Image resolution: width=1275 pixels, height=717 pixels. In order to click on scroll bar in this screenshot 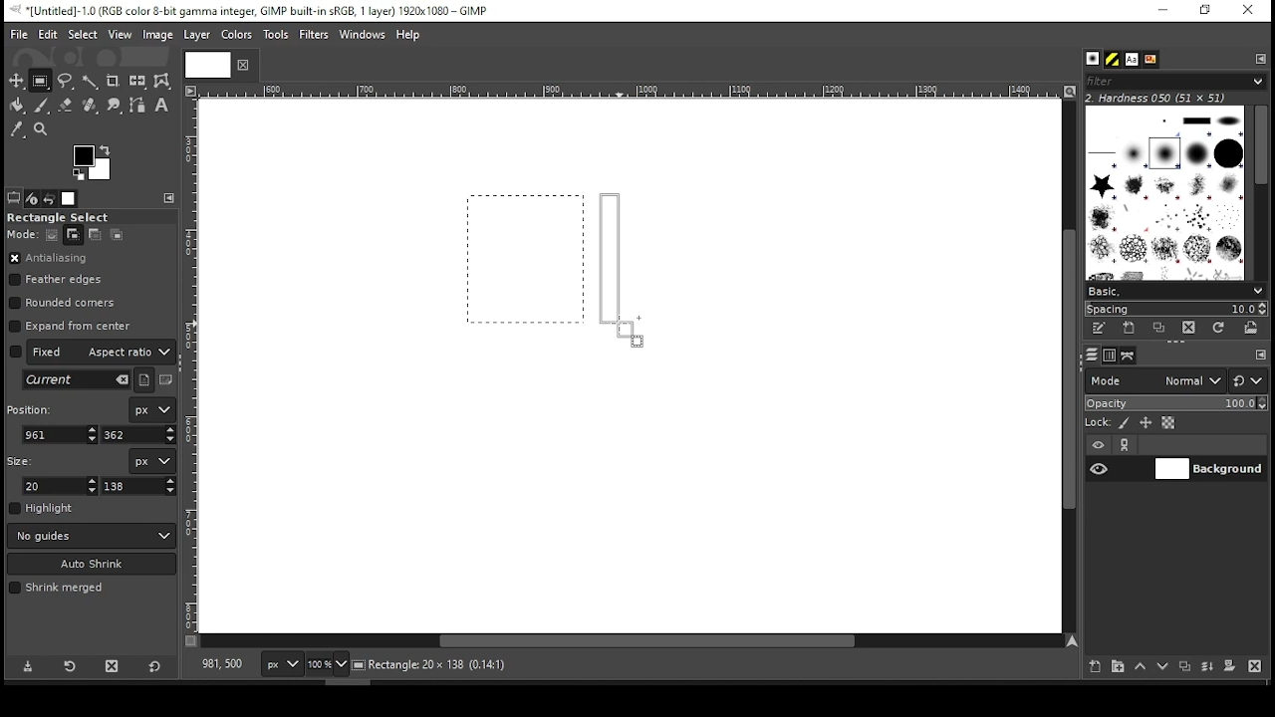, I will do `click(1260, 191)`.